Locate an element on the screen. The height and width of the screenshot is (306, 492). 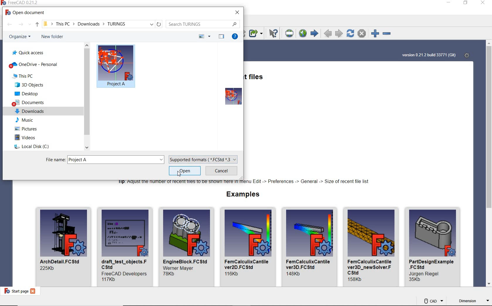
name is located at coordinates (186, 261).